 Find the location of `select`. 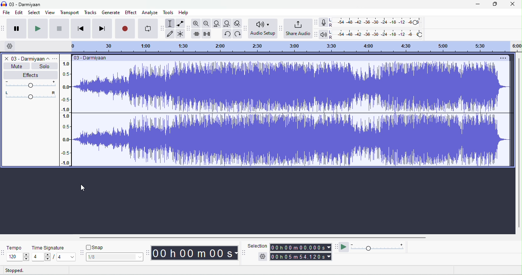

select is located at coordinates (34, 12).